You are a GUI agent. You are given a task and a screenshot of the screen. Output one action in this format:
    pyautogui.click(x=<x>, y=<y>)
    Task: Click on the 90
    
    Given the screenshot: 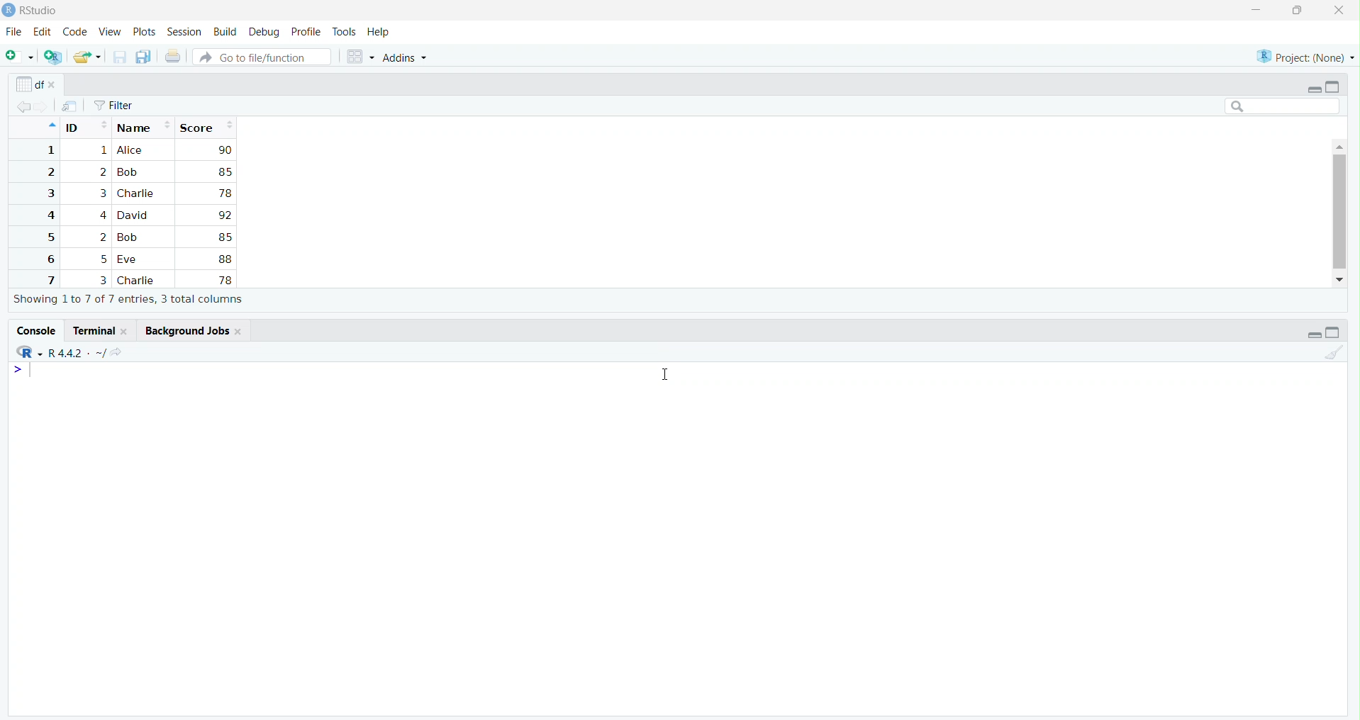 What is the action you would take?
    pyautogui.click(x=225, y=150)
    